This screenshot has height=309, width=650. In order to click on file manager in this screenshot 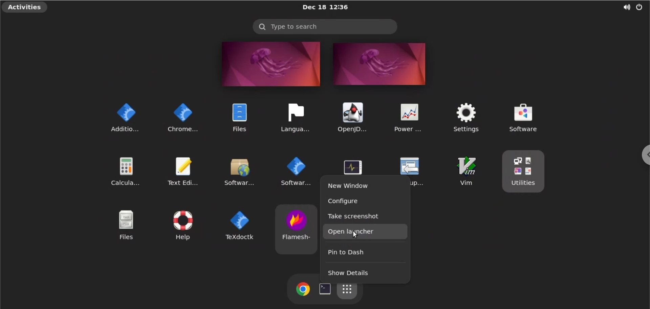, I will do `click(236, 116)`.